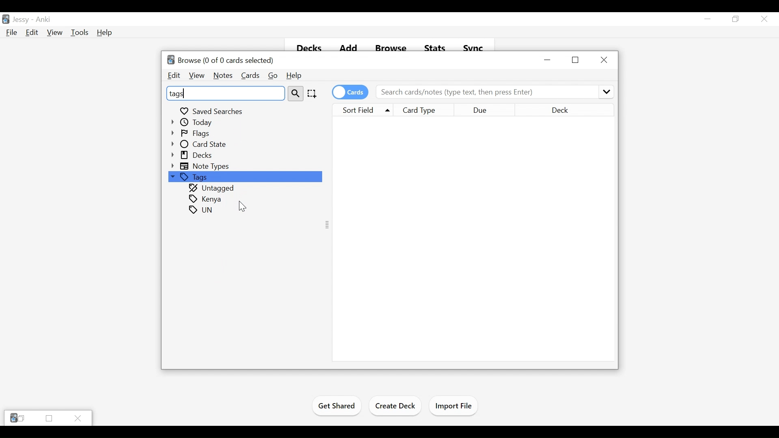 The image size is (779, 438). What do you see at coordinates (10, 33) in the screenshot?
I see `File` at bounding box center [10, 33].